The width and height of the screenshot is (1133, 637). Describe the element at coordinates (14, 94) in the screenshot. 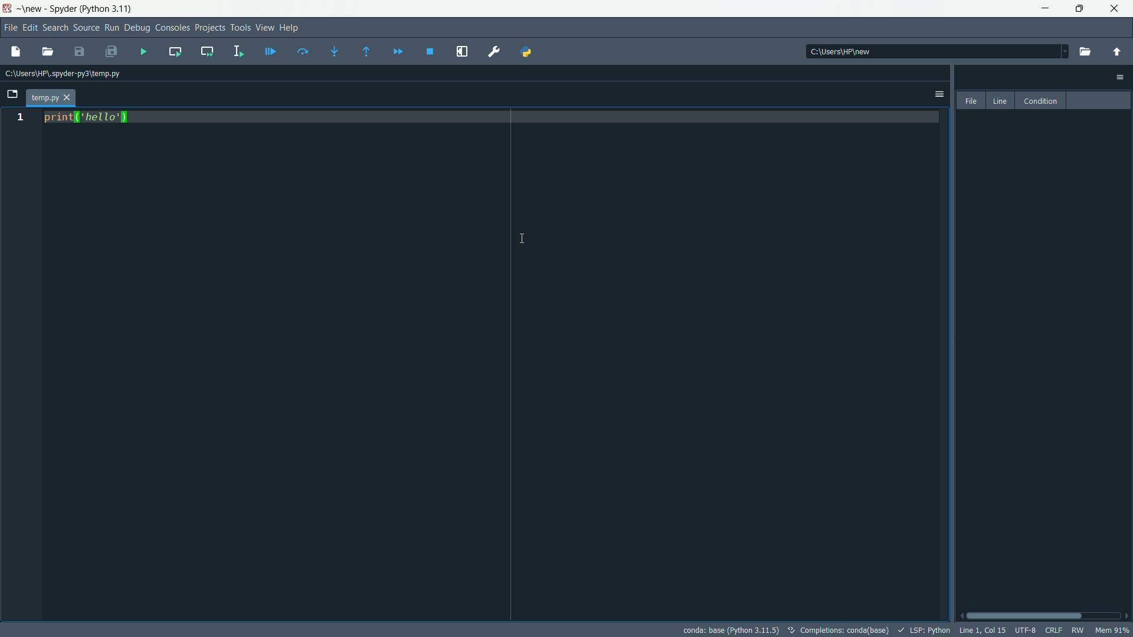

I see `browse tabs` at that location.